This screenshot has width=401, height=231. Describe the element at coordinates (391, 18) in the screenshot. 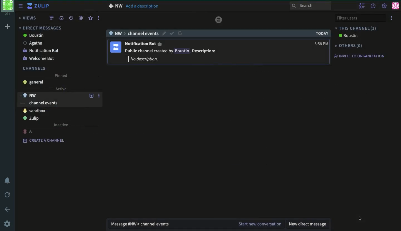

I see `options` at that location.